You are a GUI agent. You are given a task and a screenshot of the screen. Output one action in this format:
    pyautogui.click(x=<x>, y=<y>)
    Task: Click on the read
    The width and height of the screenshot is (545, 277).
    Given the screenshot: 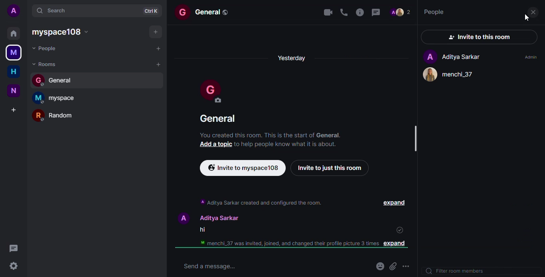 What is the action you would take?
    pyautogui.click(x=398, y=228)
    